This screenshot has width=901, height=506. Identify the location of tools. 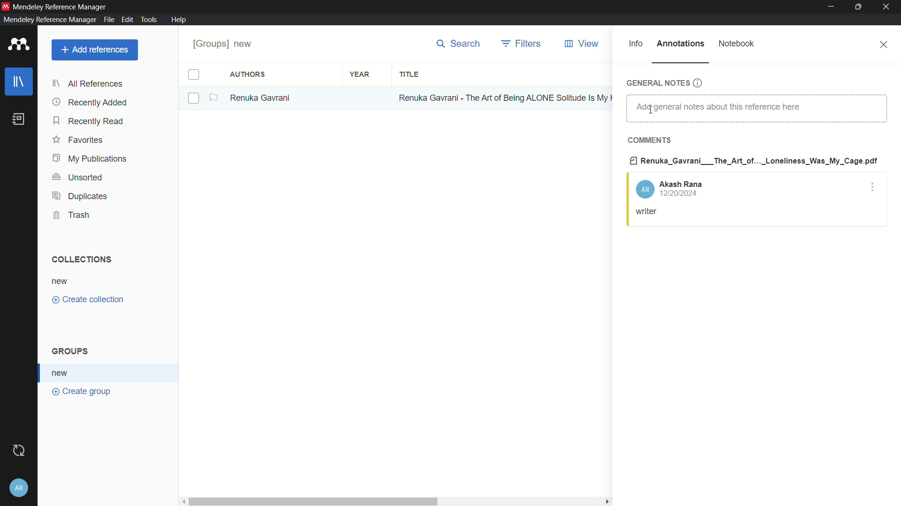
(149, 20).